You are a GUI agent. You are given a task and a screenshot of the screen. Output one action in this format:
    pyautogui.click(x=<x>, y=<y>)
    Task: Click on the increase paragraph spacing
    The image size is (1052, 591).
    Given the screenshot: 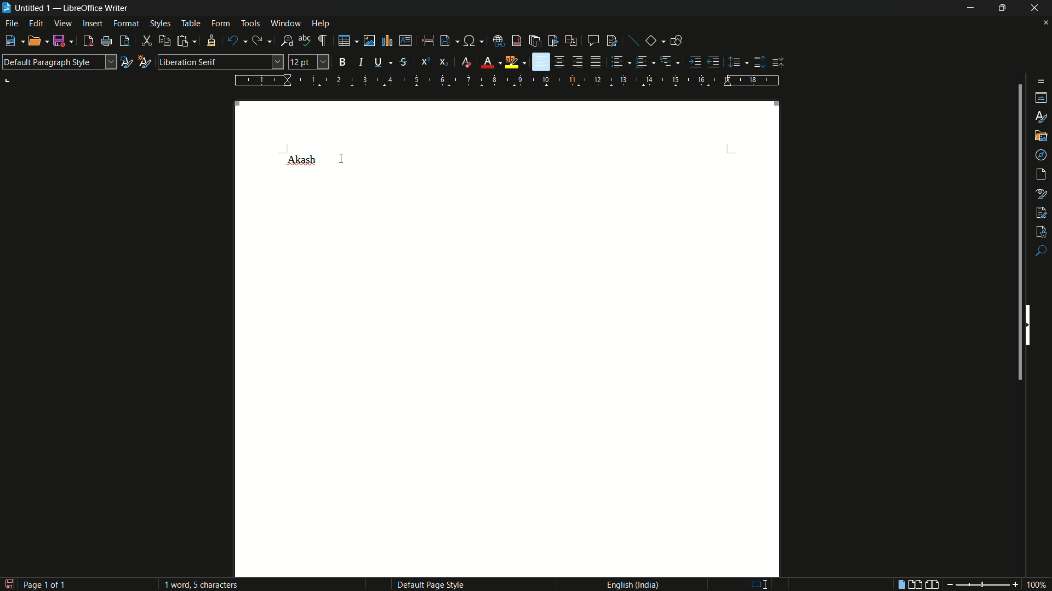 What is the action you would take?
    pyautogui.click(x=760, y=62)
    